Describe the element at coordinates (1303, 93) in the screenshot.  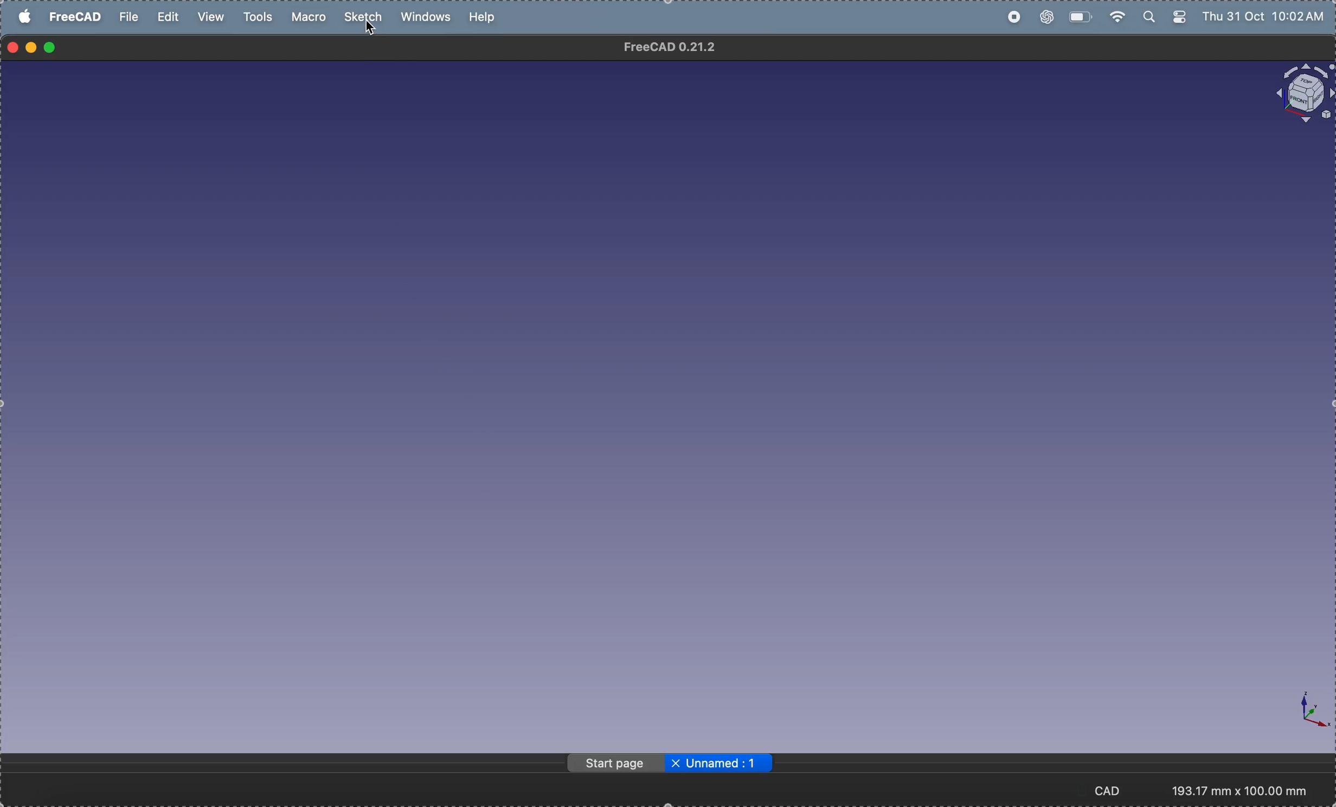
I see `object view` at that location.